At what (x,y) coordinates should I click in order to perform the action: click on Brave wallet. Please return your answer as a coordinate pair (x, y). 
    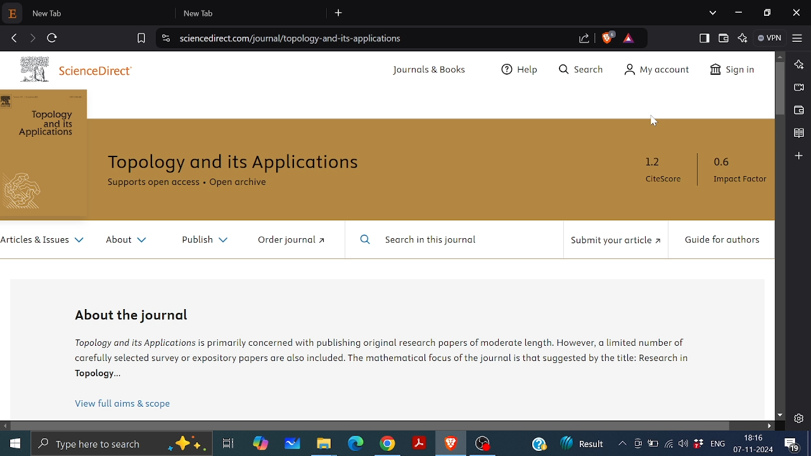
    Looking at the image, I should click on (723, 38).